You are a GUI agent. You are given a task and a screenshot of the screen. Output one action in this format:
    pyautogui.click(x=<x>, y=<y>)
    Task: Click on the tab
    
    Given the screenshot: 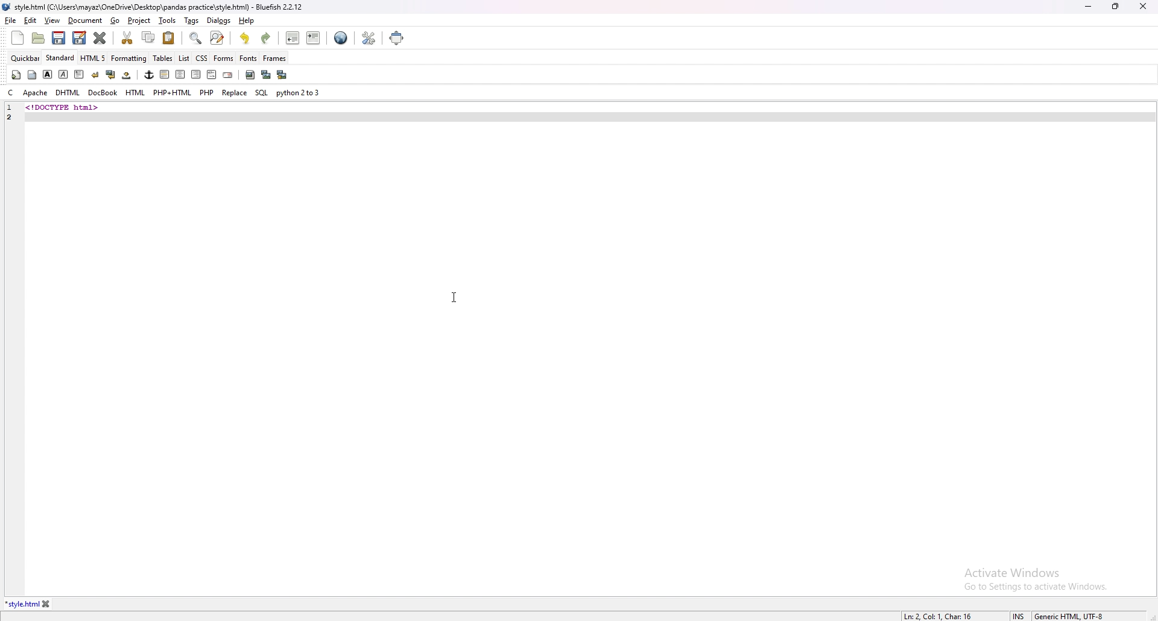 What is the action you would take?
    pyautogui.click(x=22, y=604)
    